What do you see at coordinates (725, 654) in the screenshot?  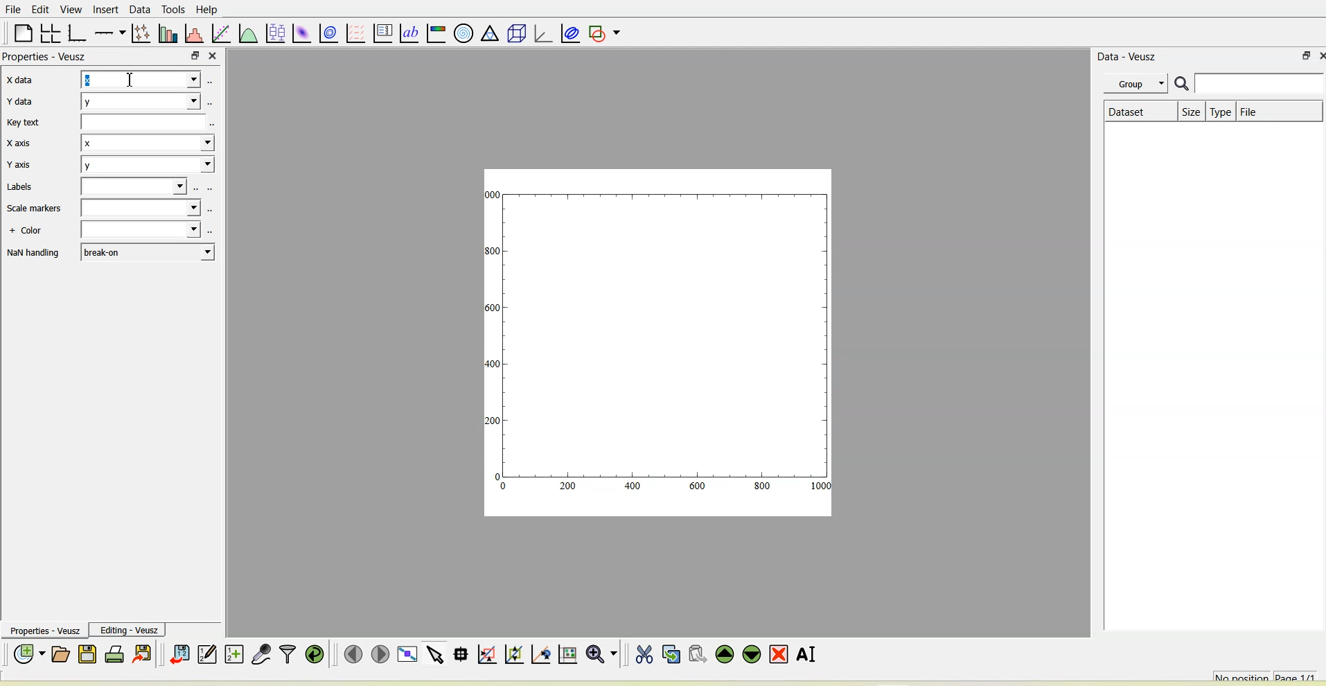 I see `Move the selected widget up` at bounding box center [725, 654].